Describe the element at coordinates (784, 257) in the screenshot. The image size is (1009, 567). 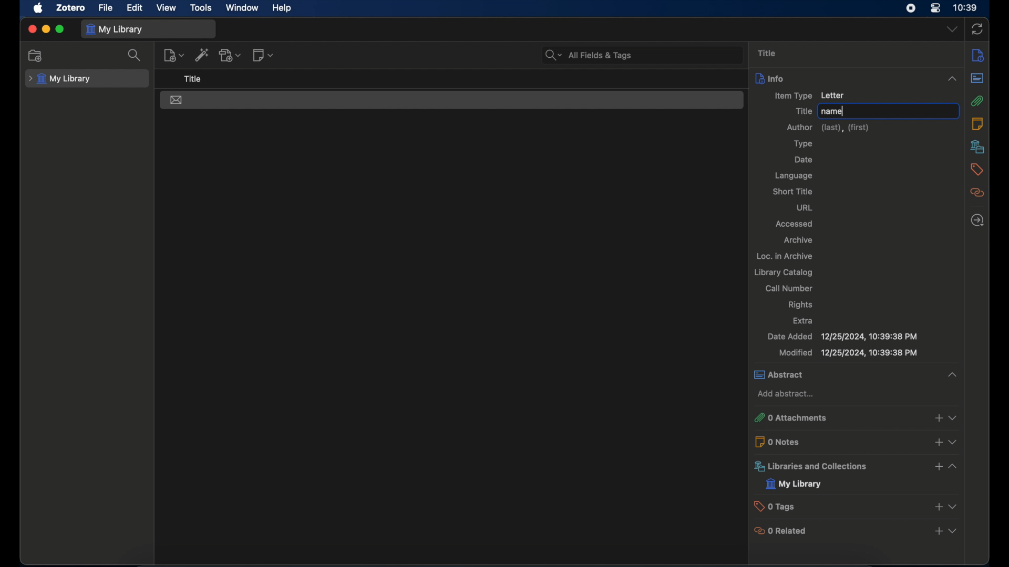
I see `oc. in archive` at that location.